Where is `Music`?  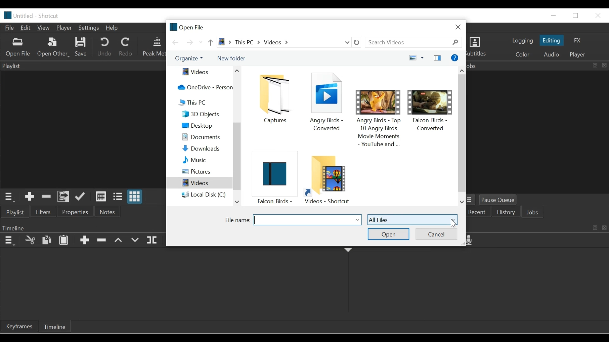 Music is located at coordinates (205, 160).